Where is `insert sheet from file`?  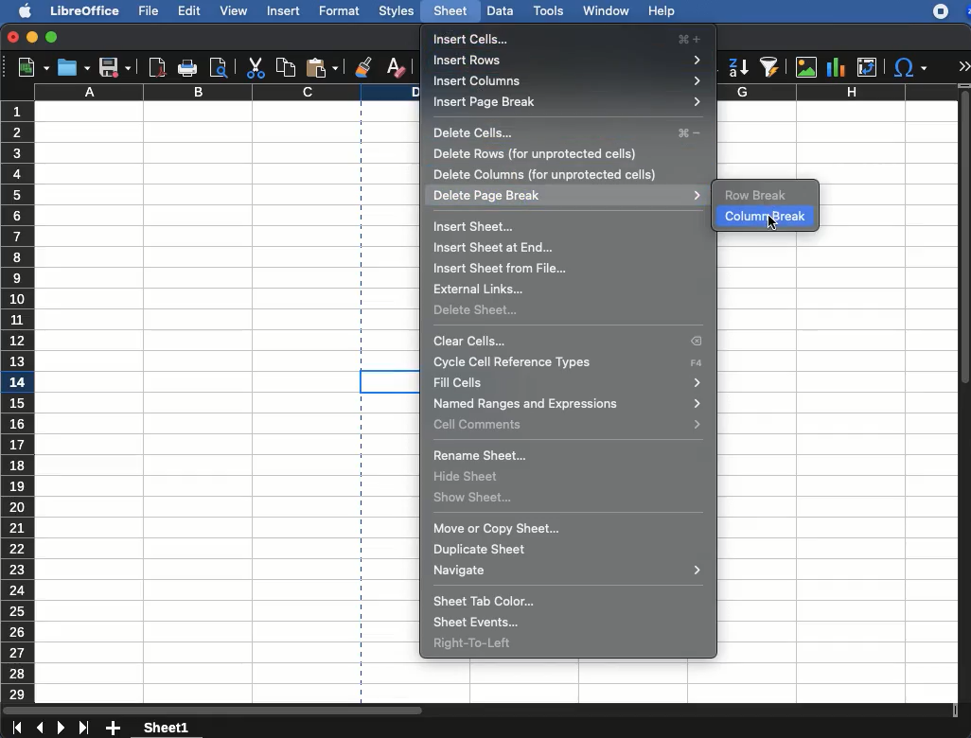
insert sheet from file is located at coordinates (502, 268).